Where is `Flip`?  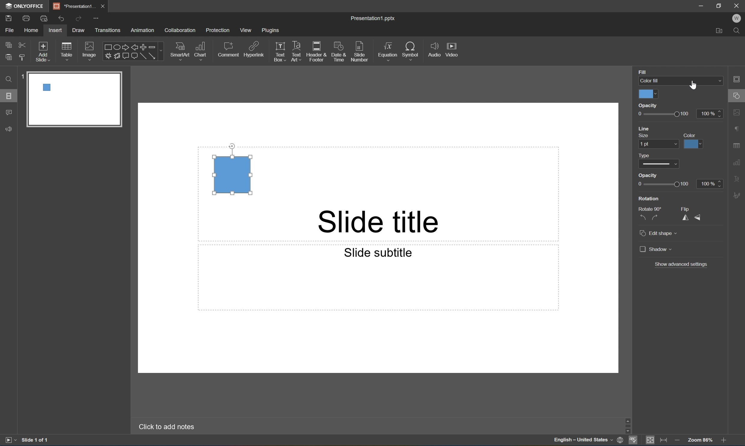
Flip is located at coordinates (686, 209).